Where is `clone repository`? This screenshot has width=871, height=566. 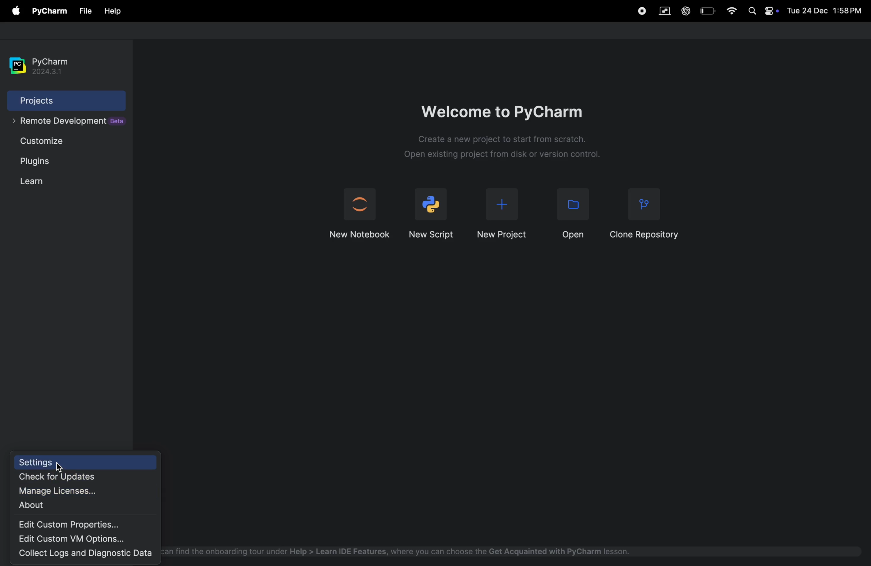 clone repository is located at coordinates (646, 213).